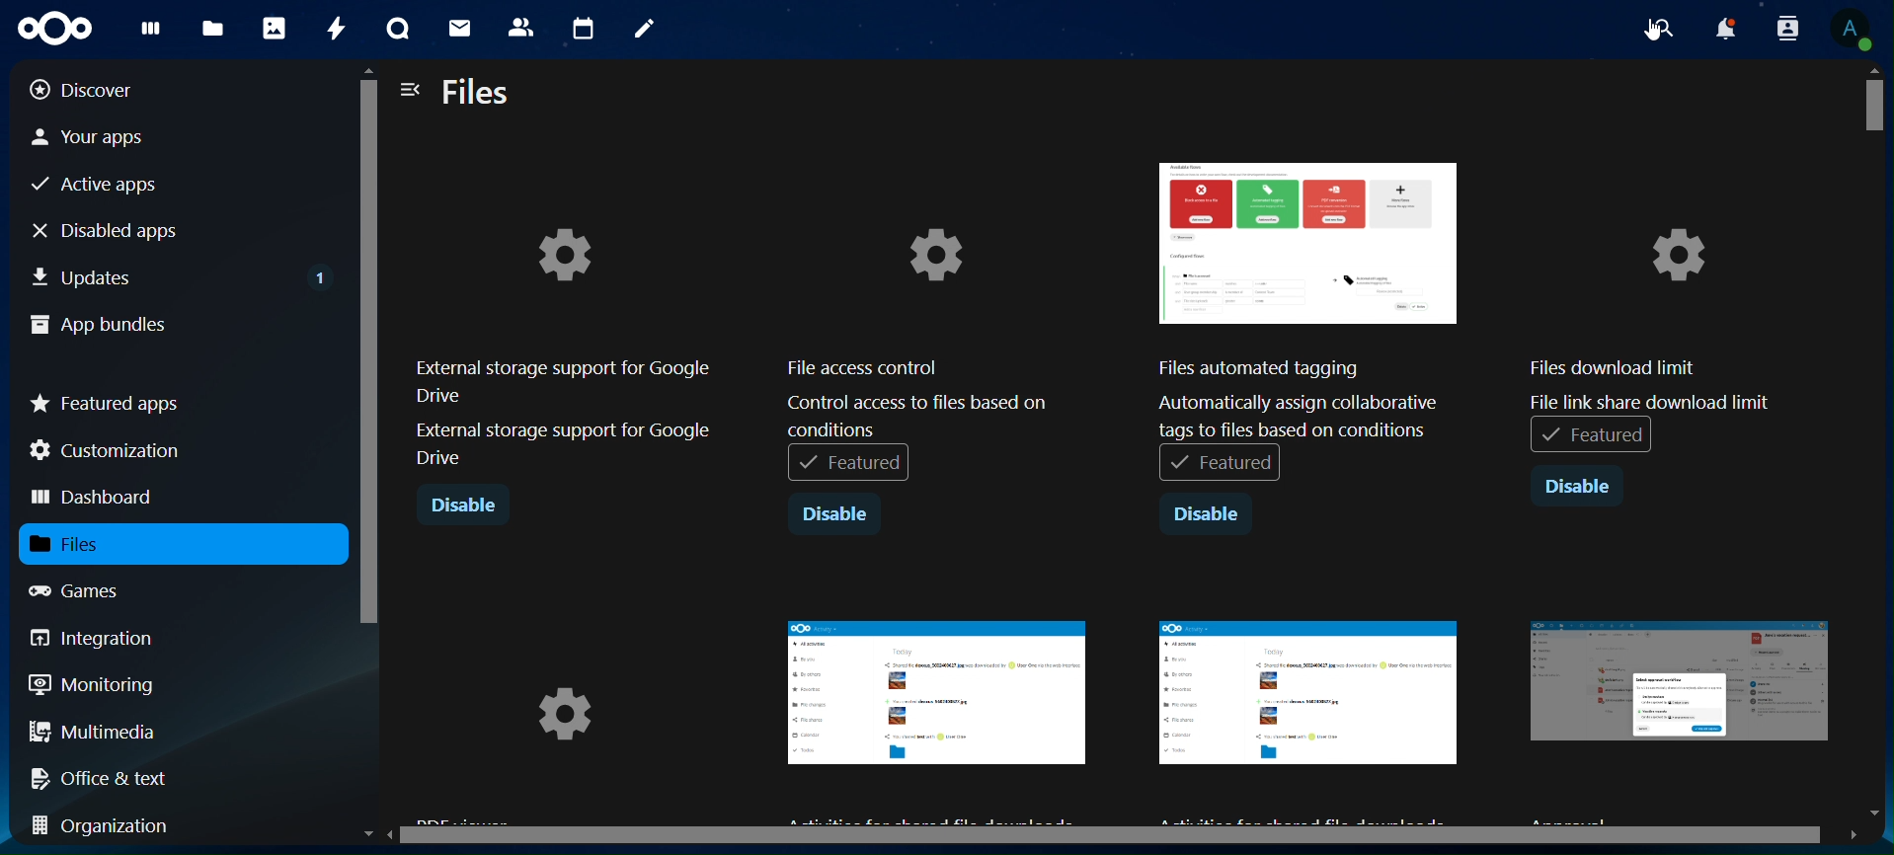  What do you see at coordinates (63, 29) in the screenshot?
I see `icon` at bounding box center [63, 29].